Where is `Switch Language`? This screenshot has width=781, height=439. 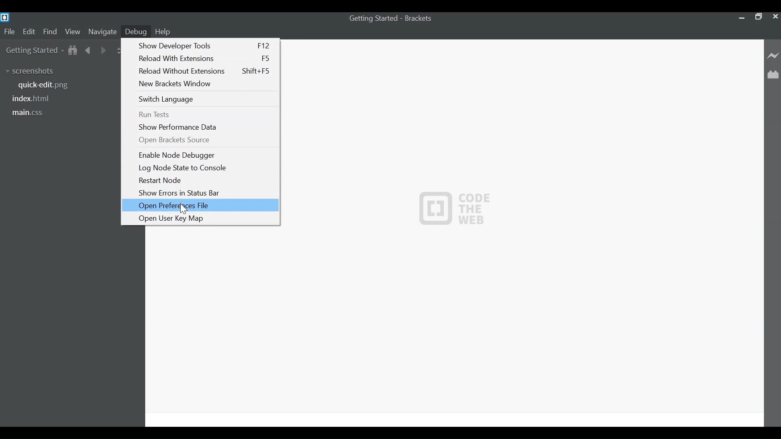 Switch Language is located at coordinates (206, 100).